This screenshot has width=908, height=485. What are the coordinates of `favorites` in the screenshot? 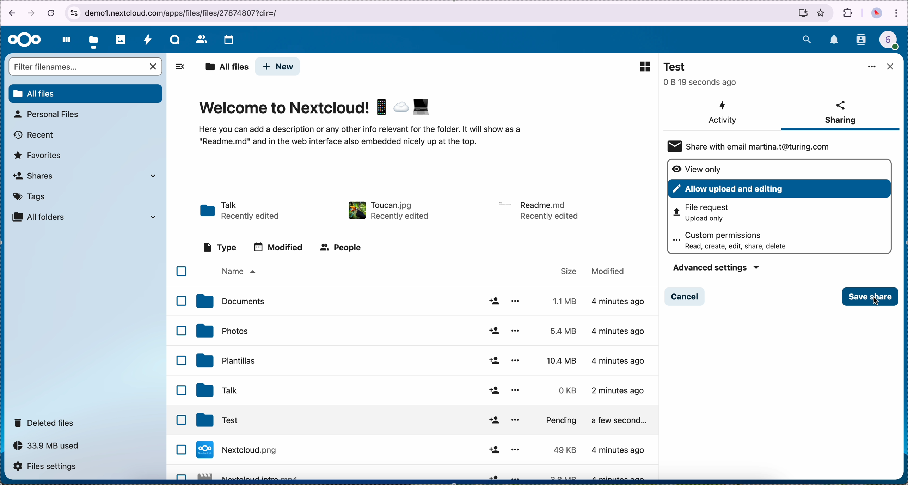 It's located at (38, 156).